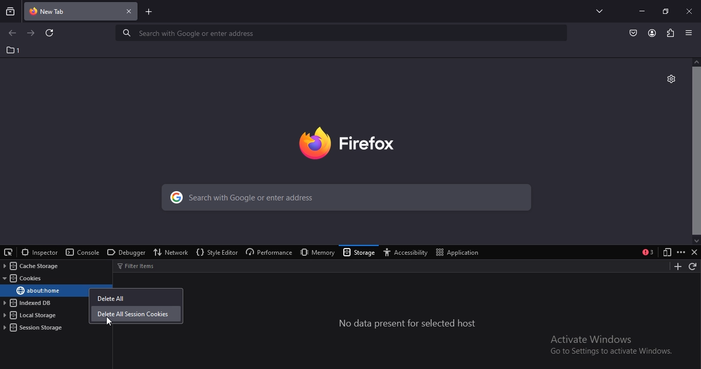  What do you see at coordinates (37, 291) in the screenshot?
I see `about:home` at bounding box center [37, 291].